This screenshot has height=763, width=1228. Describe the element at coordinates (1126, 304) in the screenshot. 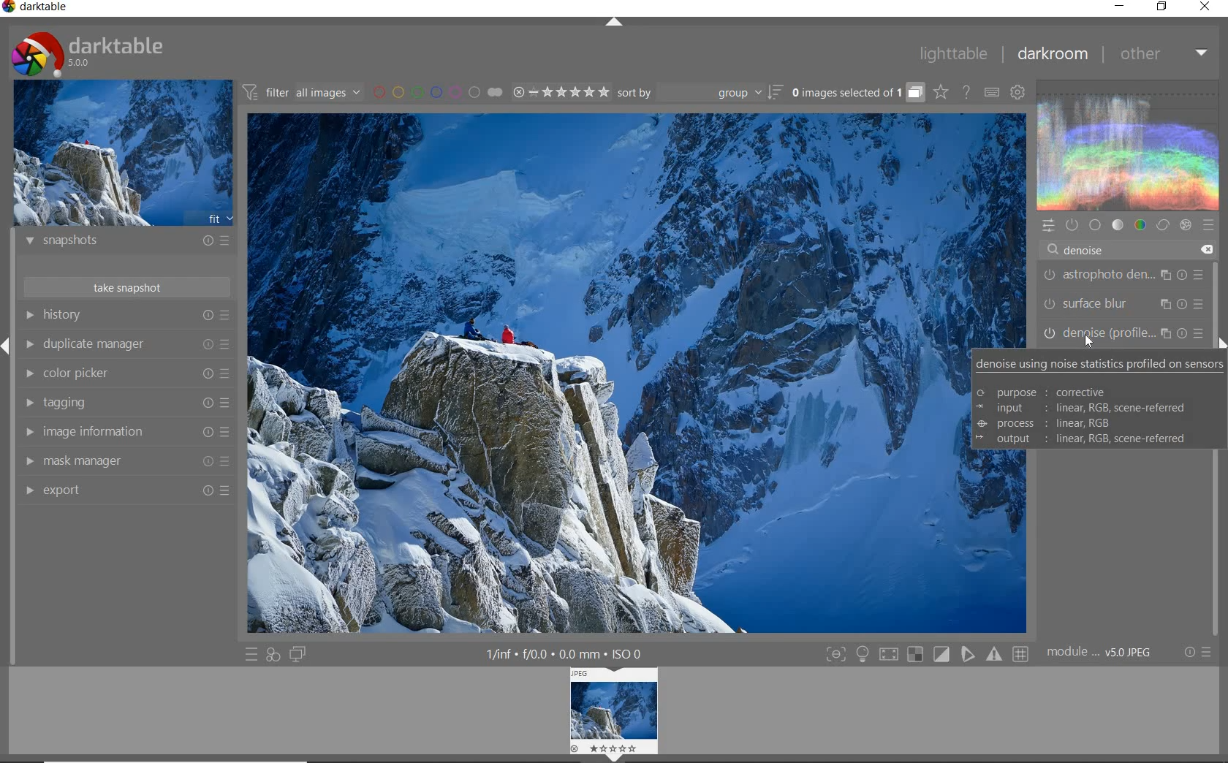

I see `surface blur` at that location.